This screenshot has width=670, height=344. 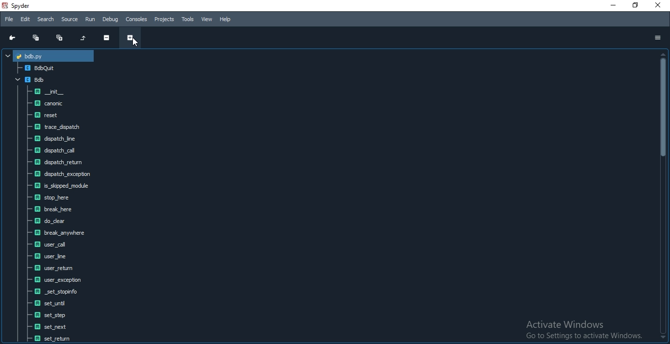 I want to click on Search, so click(x=46, y=19).